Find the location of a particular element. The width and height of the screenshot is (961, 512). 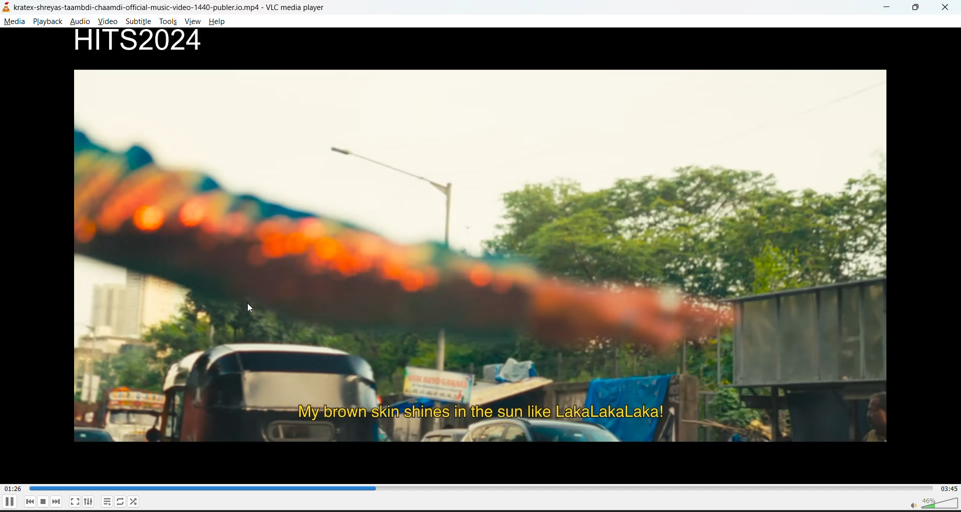

pause is located at coordinates (9, 503).